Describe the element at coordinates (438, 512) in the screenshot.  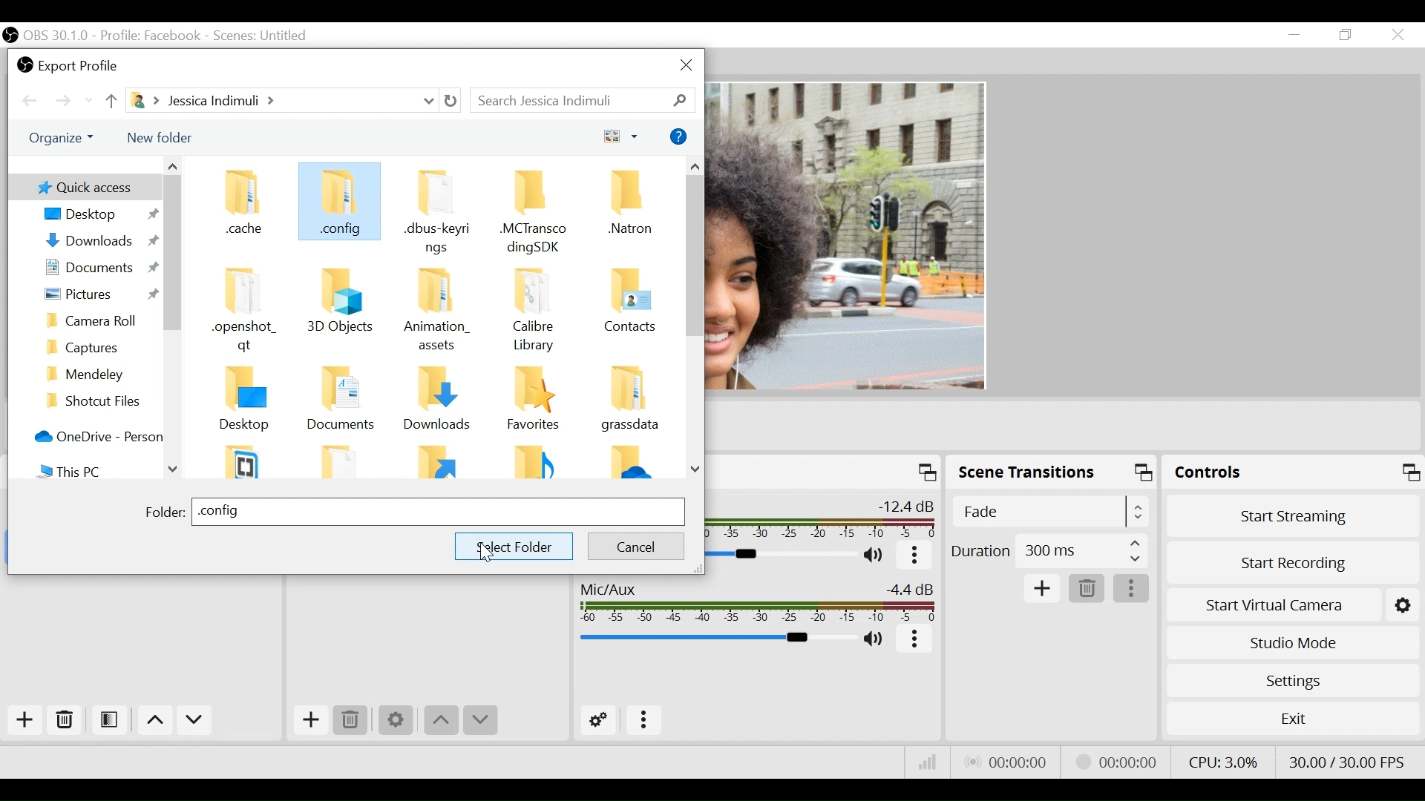
I see `Folder Field` at that location.